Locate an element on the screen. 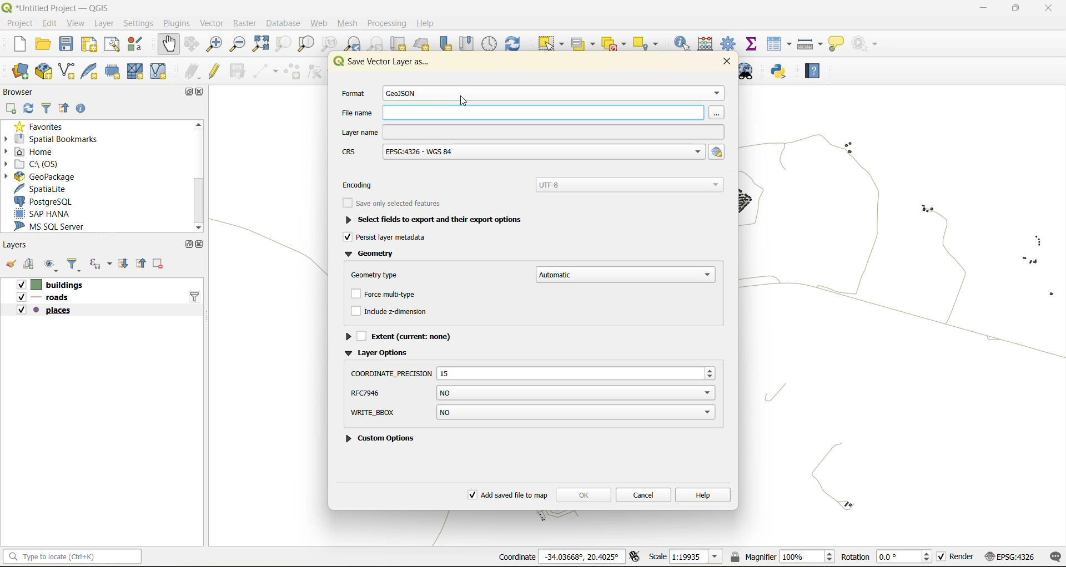 The height and width of the screenshot is (567, 1066). layer is located at coordinates (104, 23).